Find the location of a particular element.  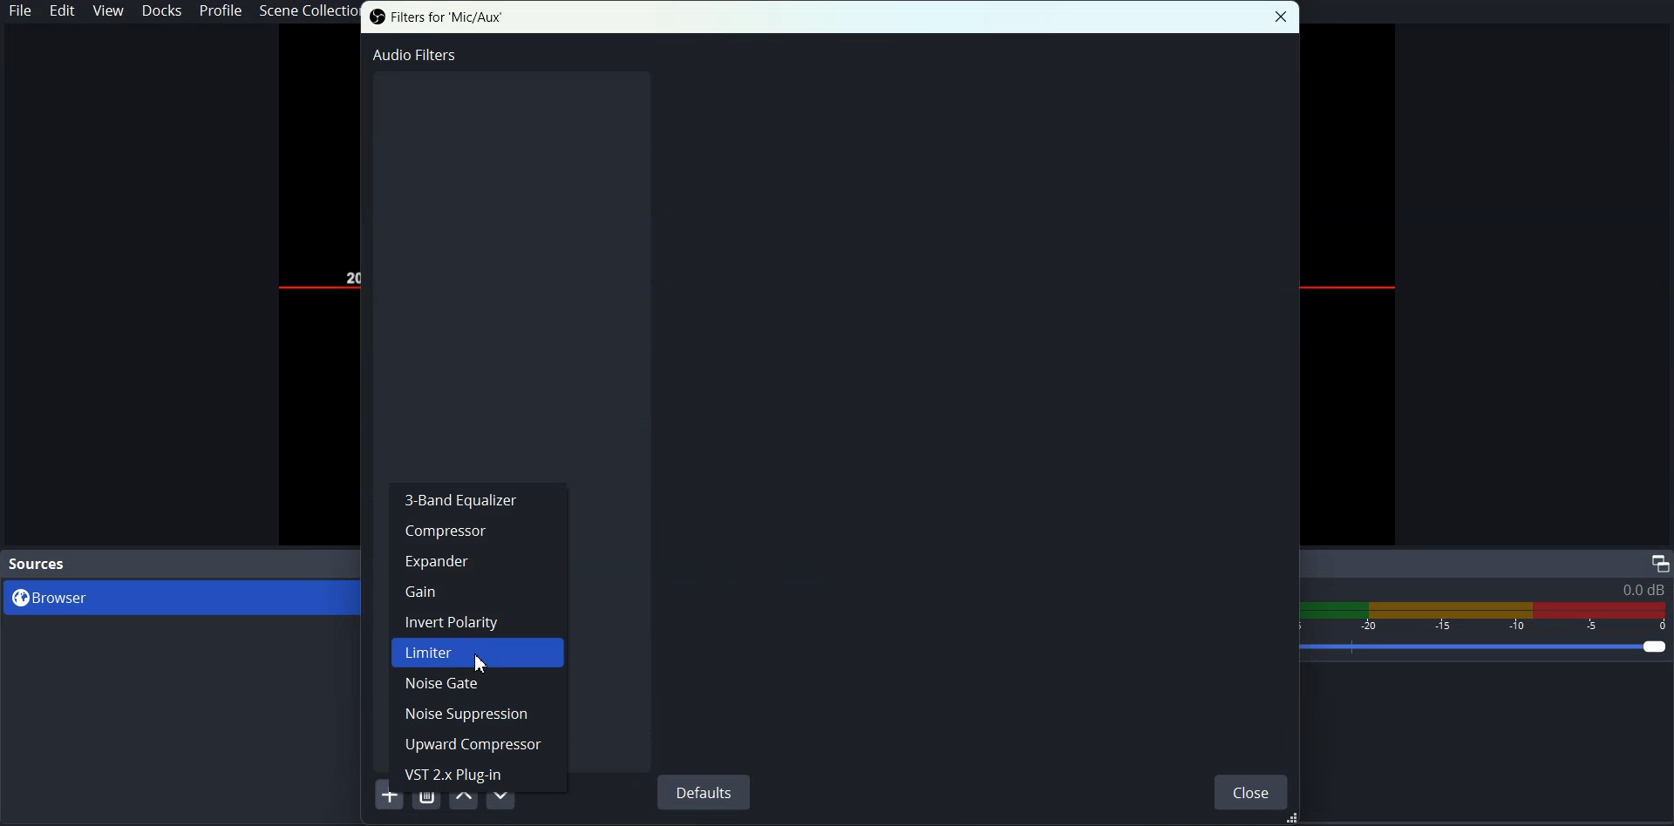

Drag Handle is located at coordinates (1292, 818).